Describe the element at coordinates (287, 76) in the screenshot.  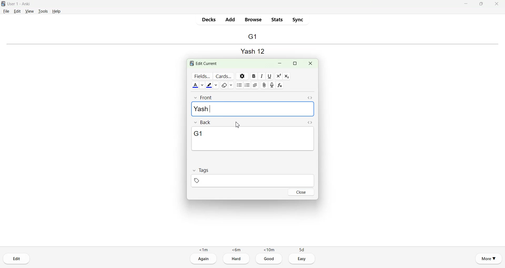
I see `Subscript` at that location.